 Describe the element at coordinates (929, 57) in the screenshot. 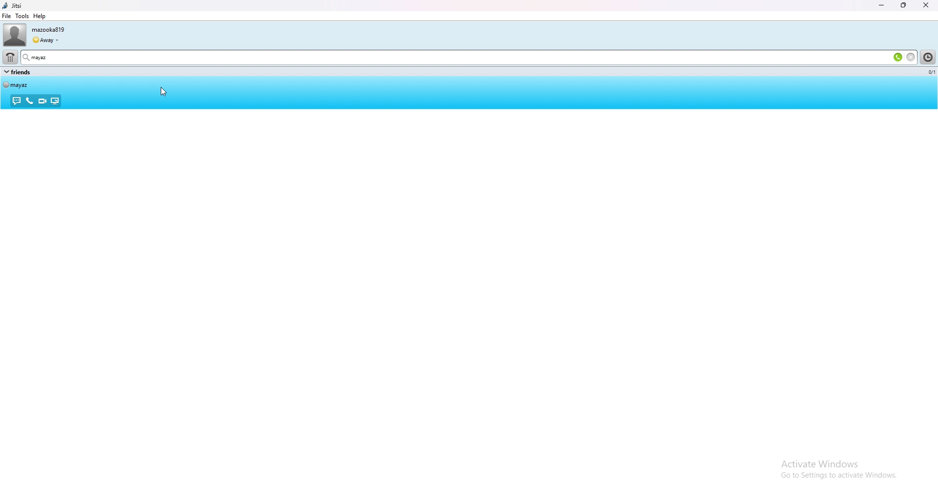

I see `history` at that location.